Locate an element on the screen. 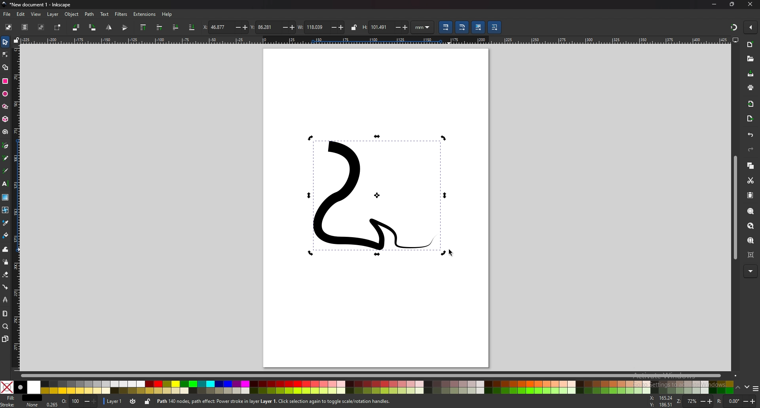  snapping is located at coordinates (733, 27).